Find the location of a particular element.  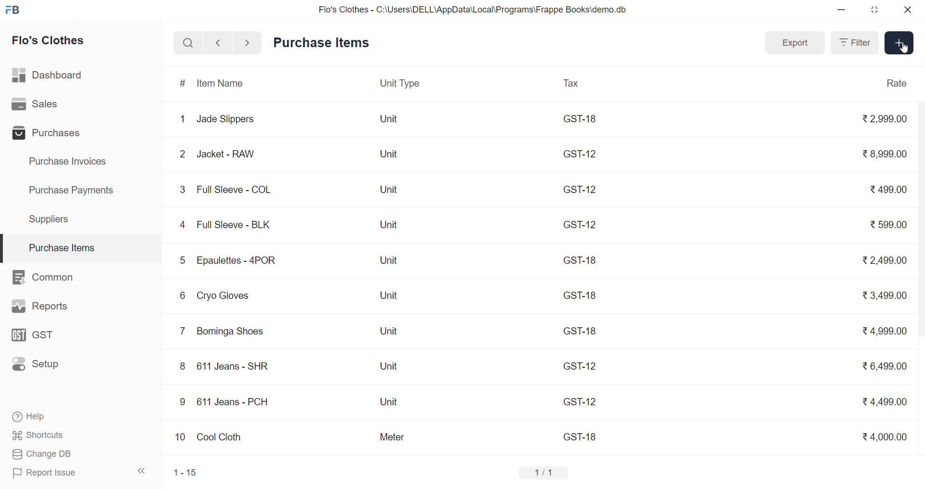

GST-12 is located at coordinates (580, 368).